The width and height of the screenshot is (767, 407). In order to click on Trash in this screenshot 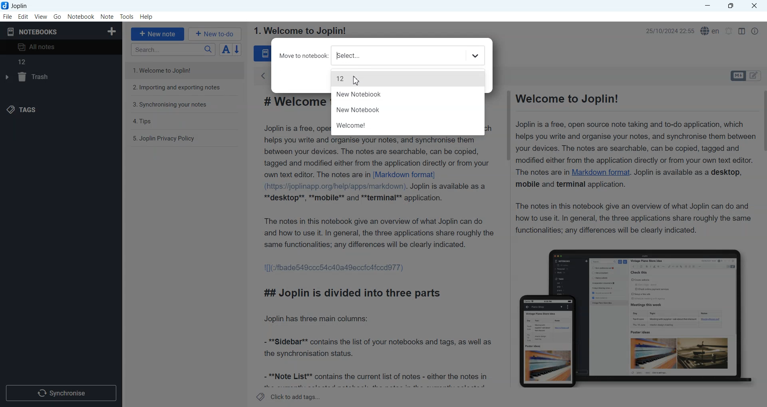, I will do `click(62, 79)`.